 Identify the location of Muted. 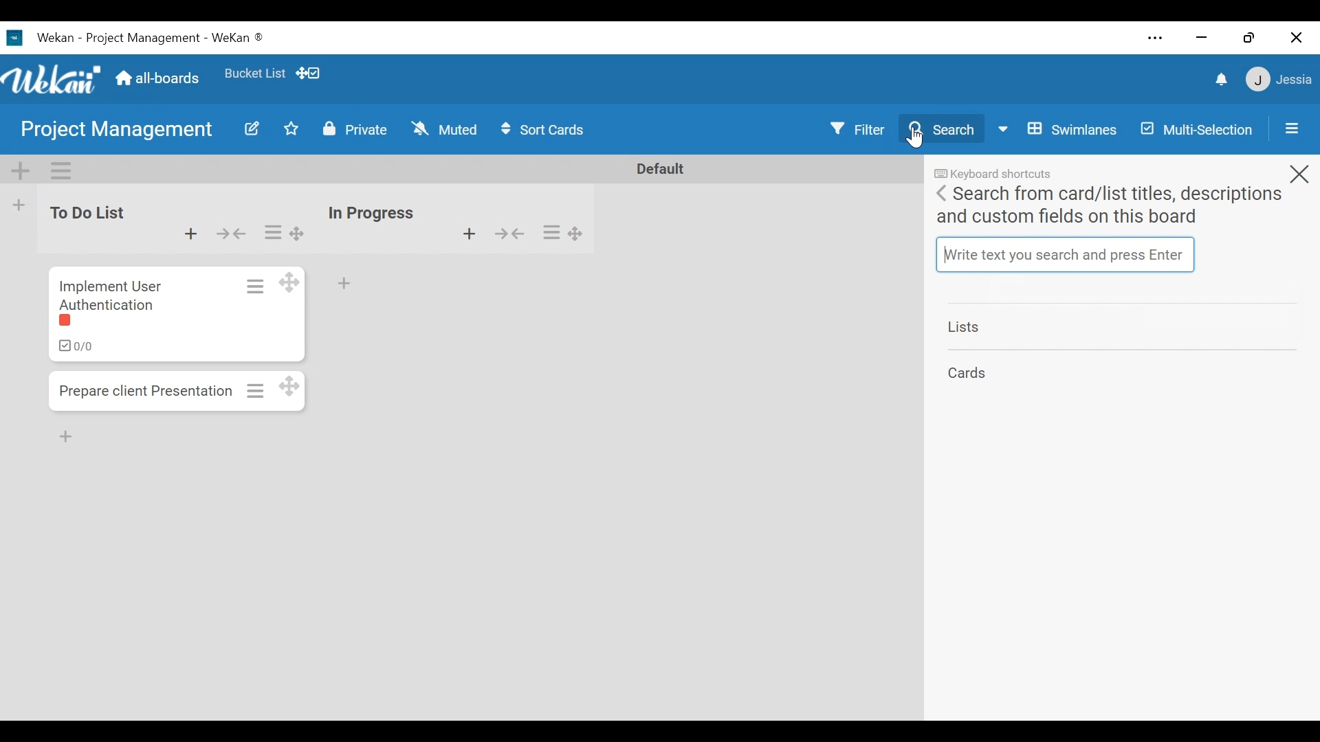
(445, 130).